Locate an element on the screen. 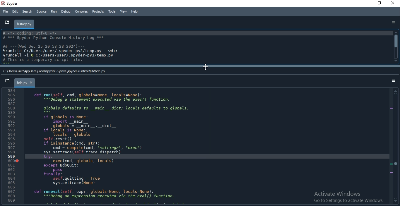 This screenshot has width=400, height=206. Scrollbar is located at coordinates (396, 47).